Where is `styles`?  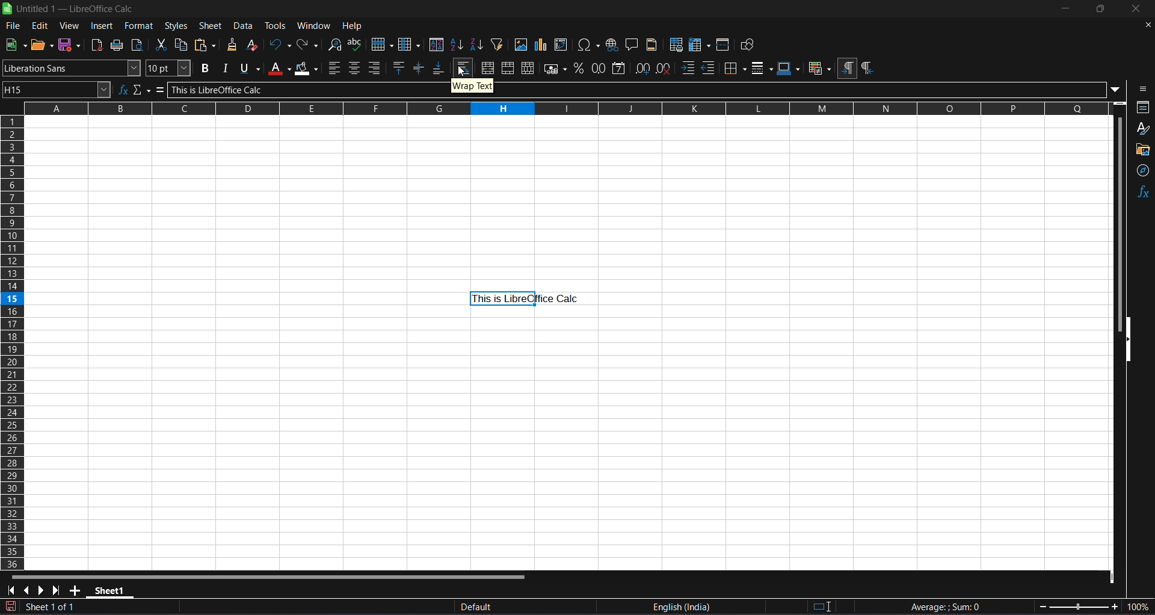 styles is located at coordinates (1143, 126).